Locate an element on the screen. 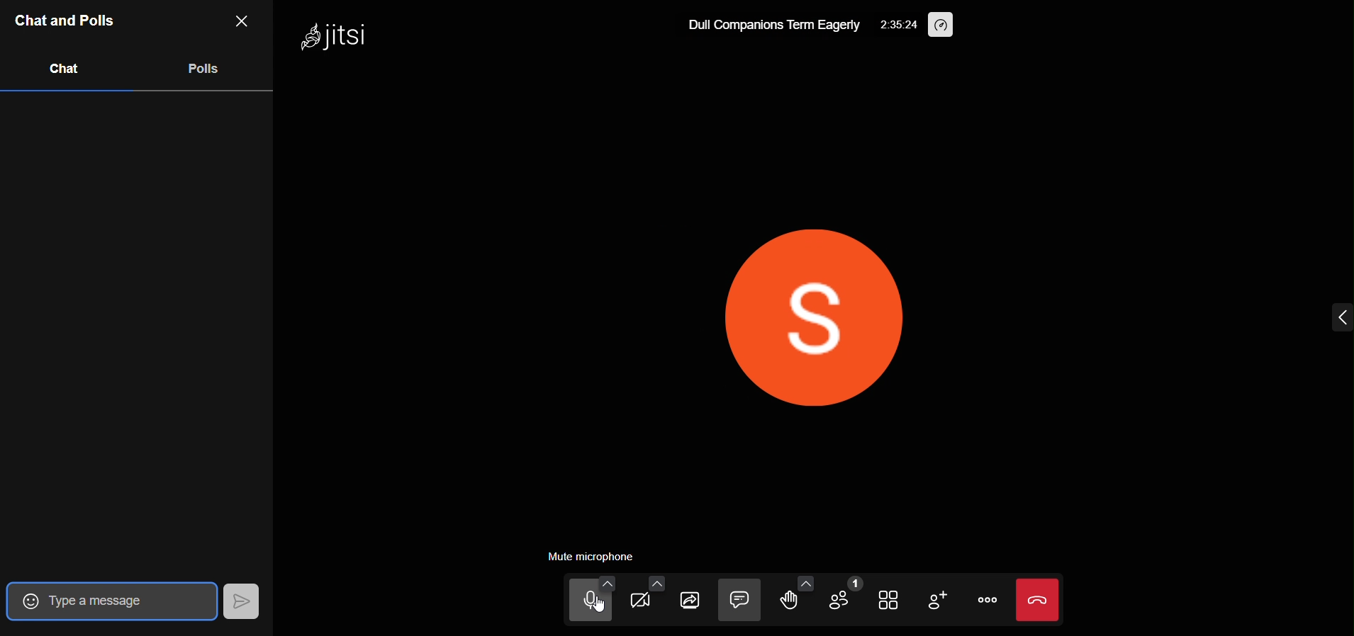 The width and height of the screenshot is (1354, 636). invite people is located at coordinates (943, 601).